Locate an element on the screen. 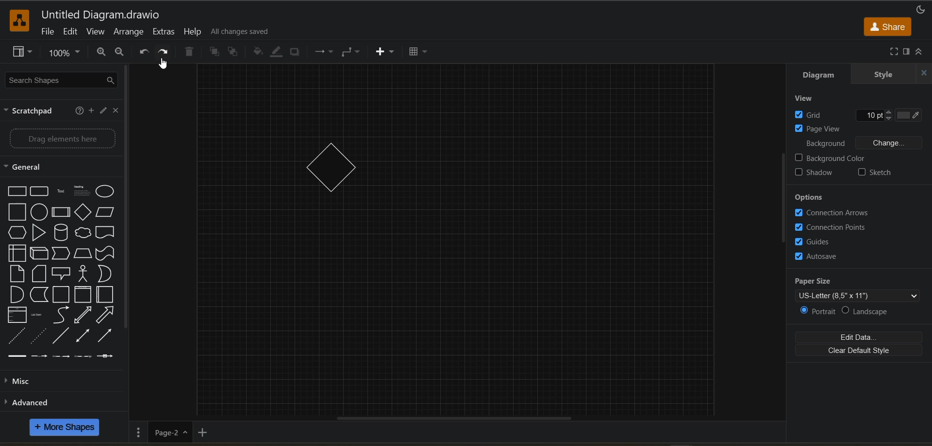 The image size is (932, 446). general is located at coordinates (26, 168).